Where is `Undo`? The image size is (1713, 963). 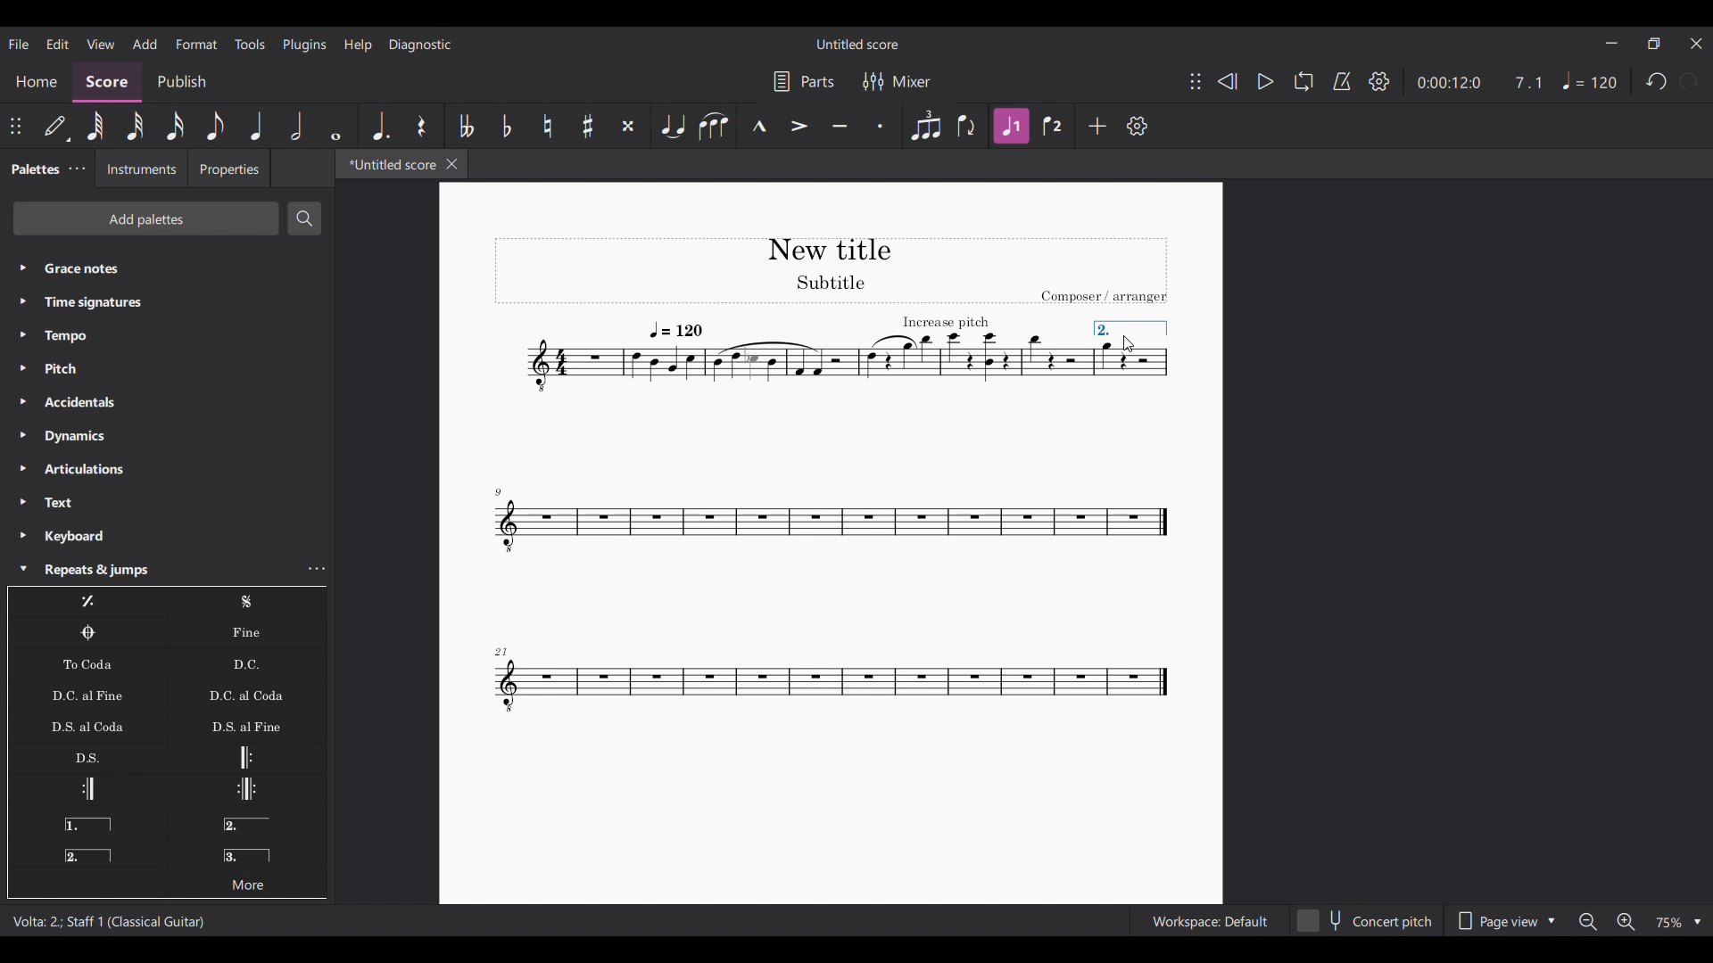
Undo is located at coordinates (1658, 81).